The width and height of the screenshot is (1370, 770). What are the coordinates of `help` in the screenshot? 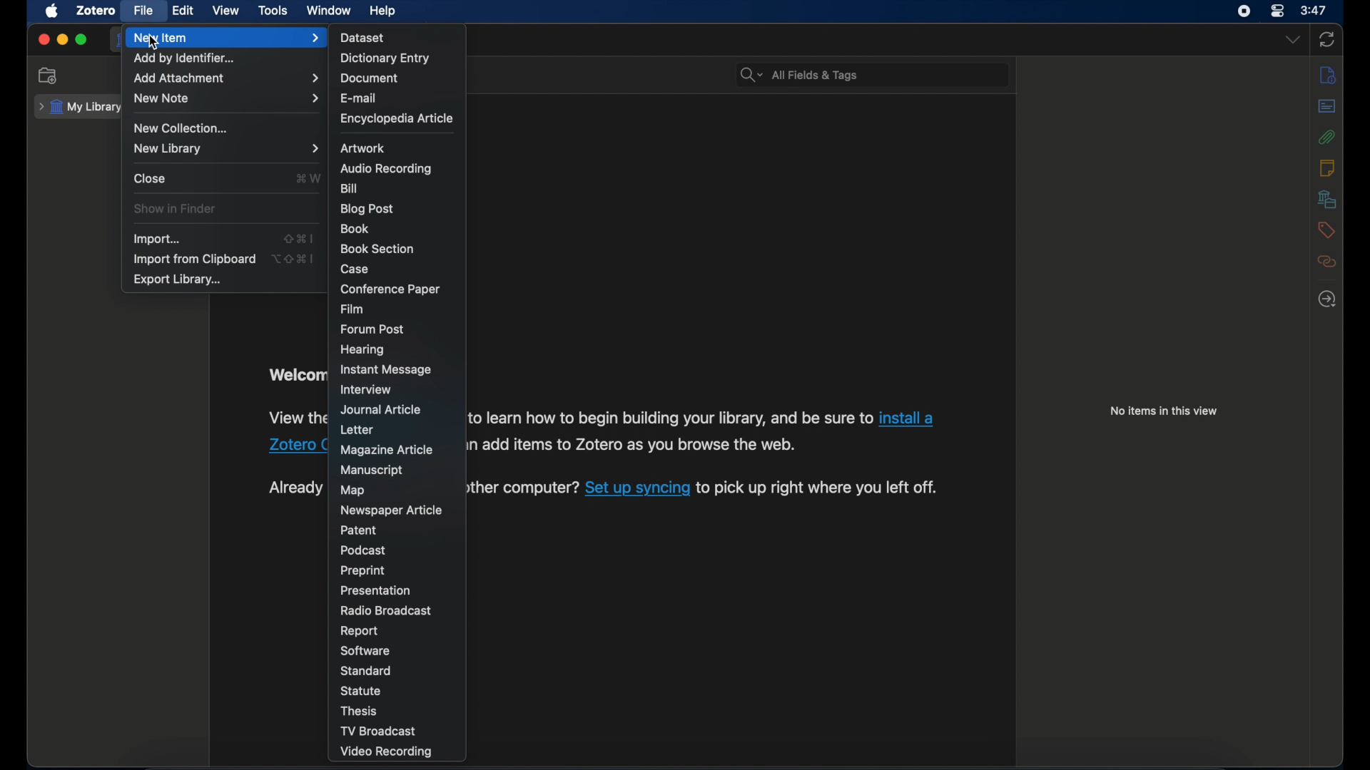 It's located at (384, 11).